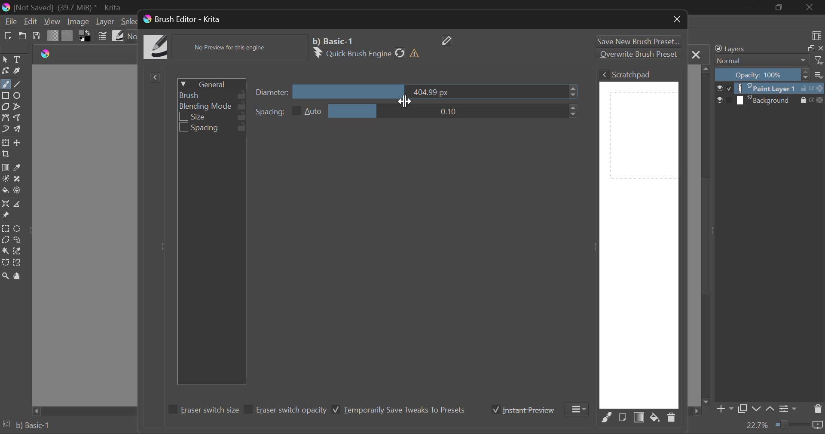 Image resolution: width=825 pixels, height=434 pixels. I want to click on Opacity, so click(769, 75).